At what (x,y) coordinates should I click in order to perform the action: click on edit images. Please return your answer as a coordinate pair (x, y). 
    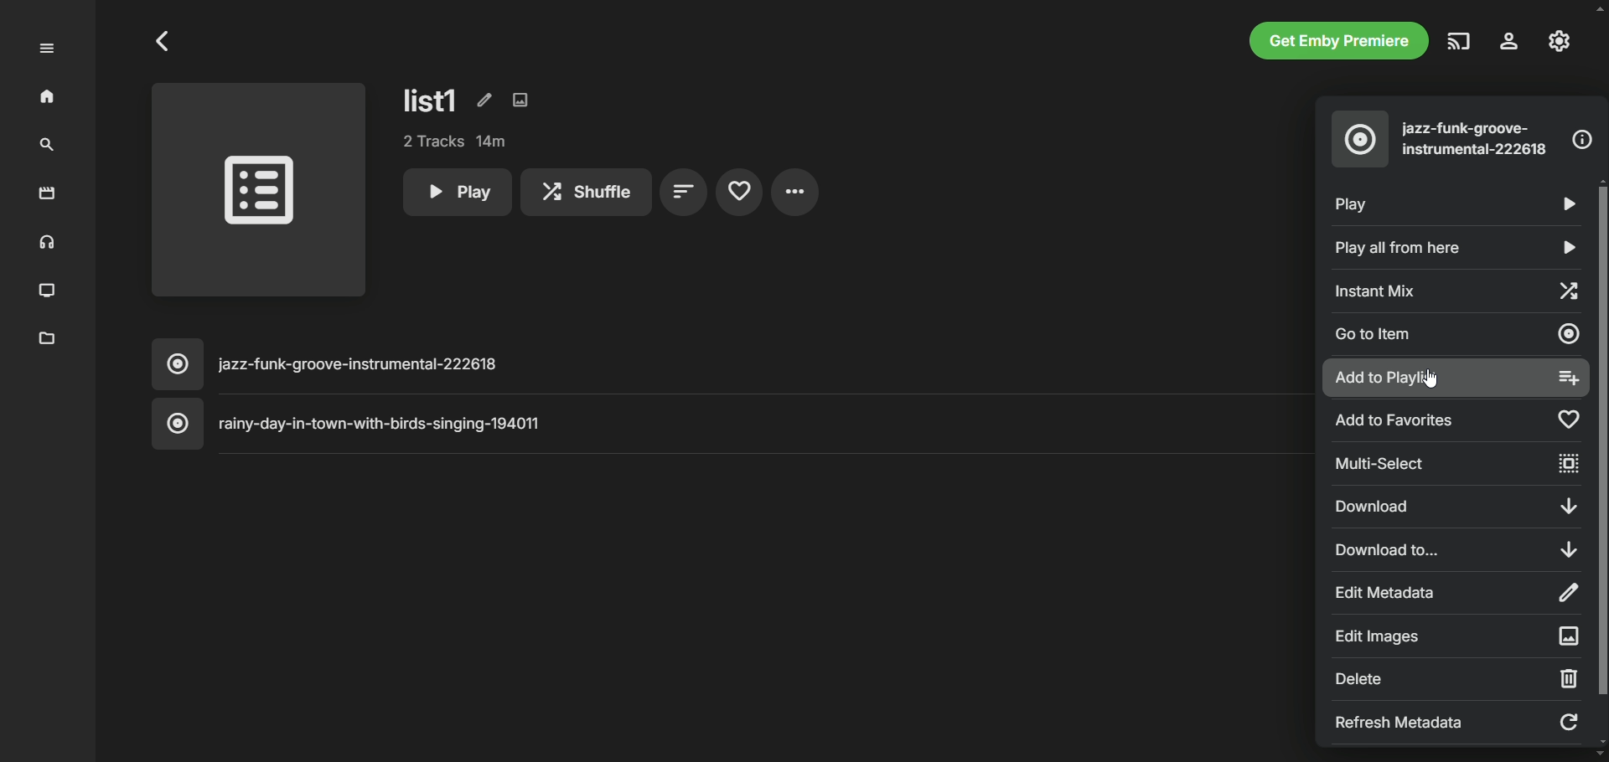
    Looking at the image, I should click on (1457, 634).